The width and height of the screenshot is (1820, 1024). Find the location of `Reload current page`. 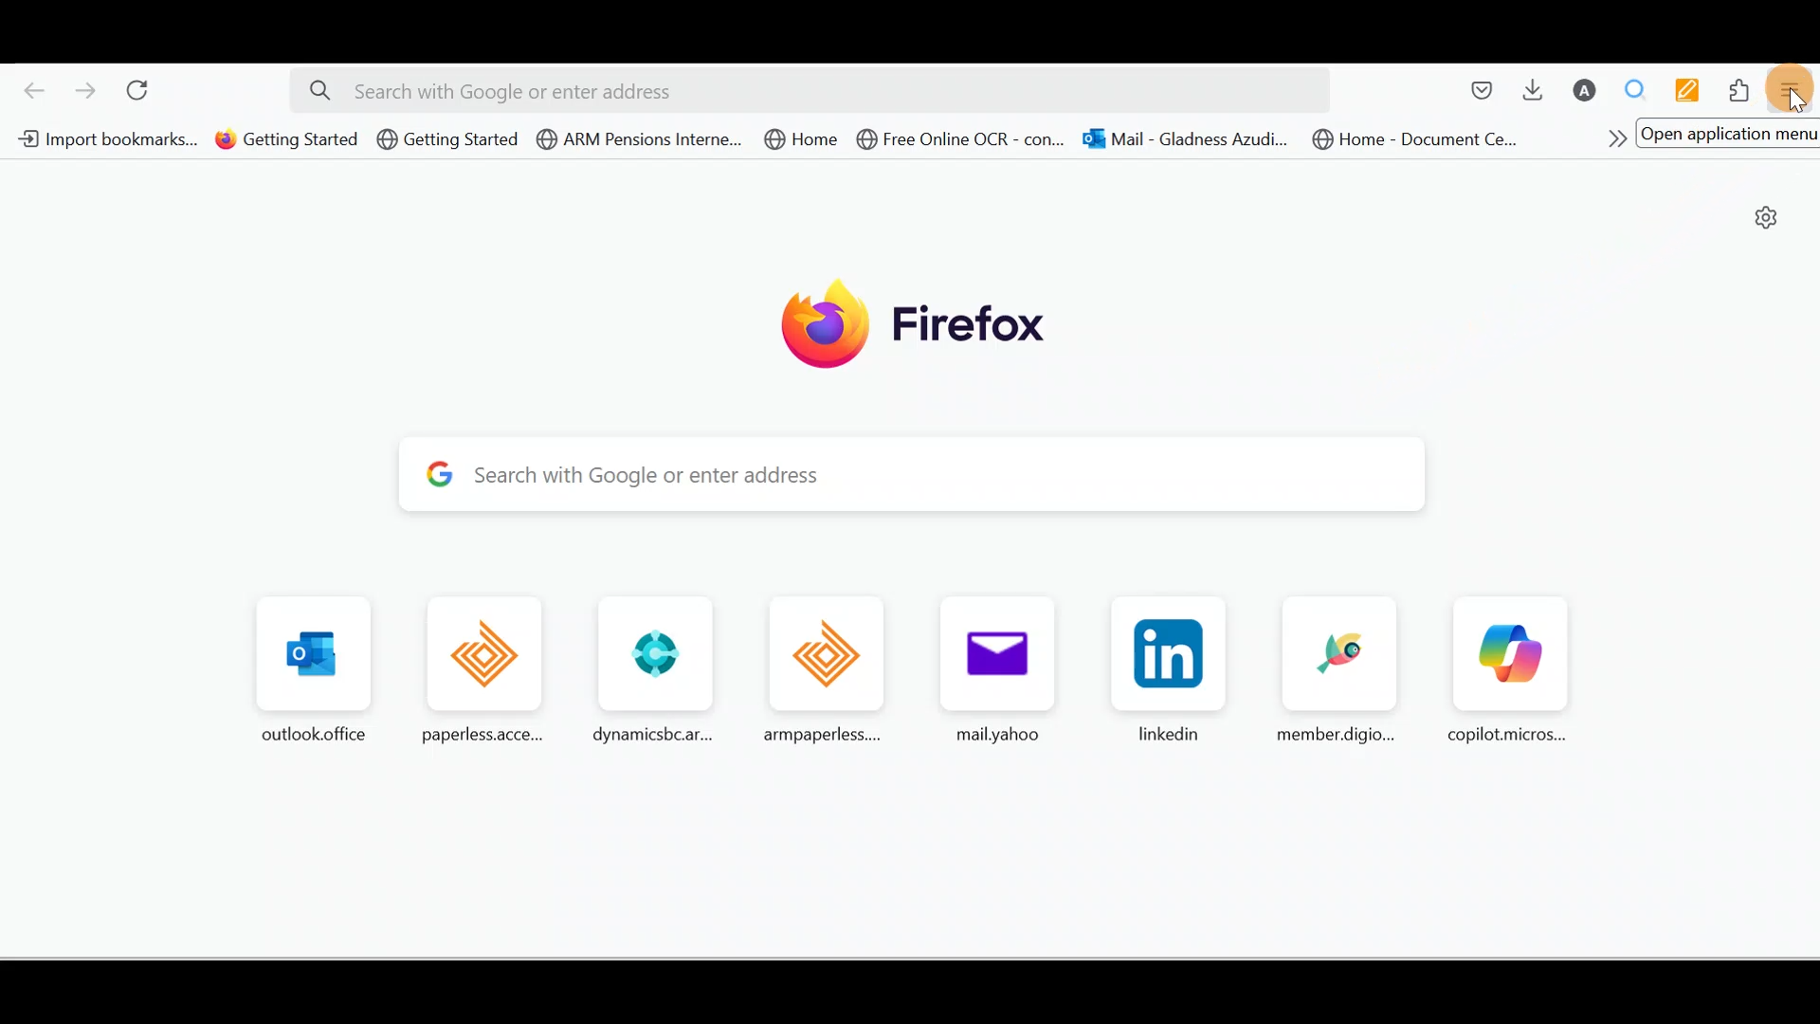

Reload current page is located at coordinates (149, 94).